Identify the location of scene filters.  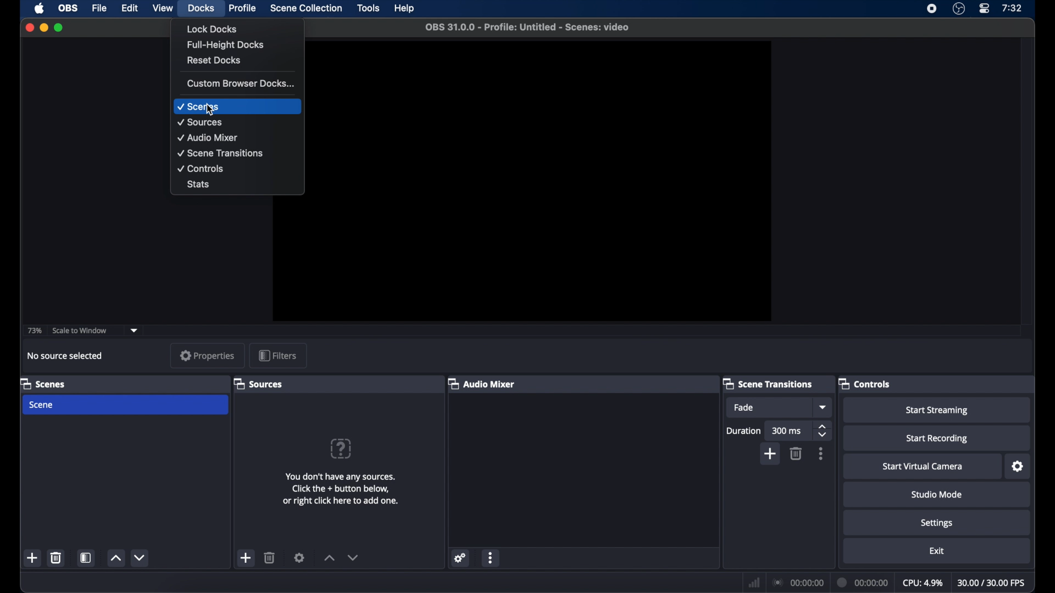
(86, 557).